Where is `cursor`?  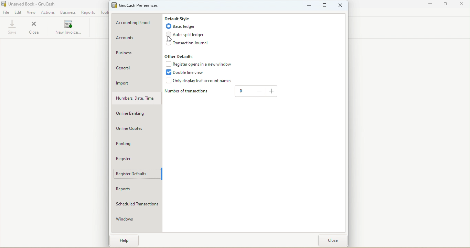
cursor is located at coordinates (168, 37).